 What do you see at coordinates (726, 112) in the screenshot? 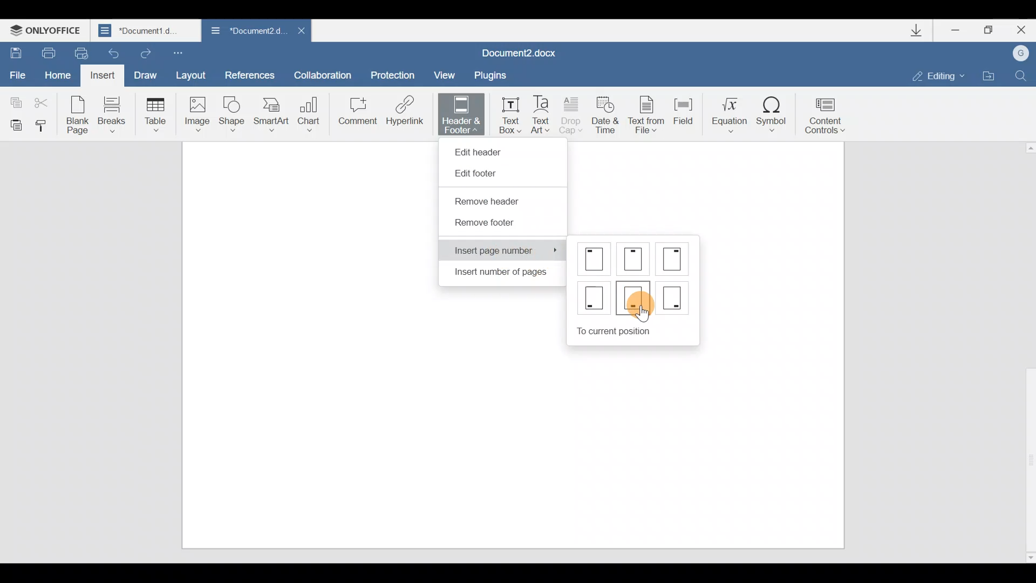
I see `Equation` at bounding box center [726, 112].